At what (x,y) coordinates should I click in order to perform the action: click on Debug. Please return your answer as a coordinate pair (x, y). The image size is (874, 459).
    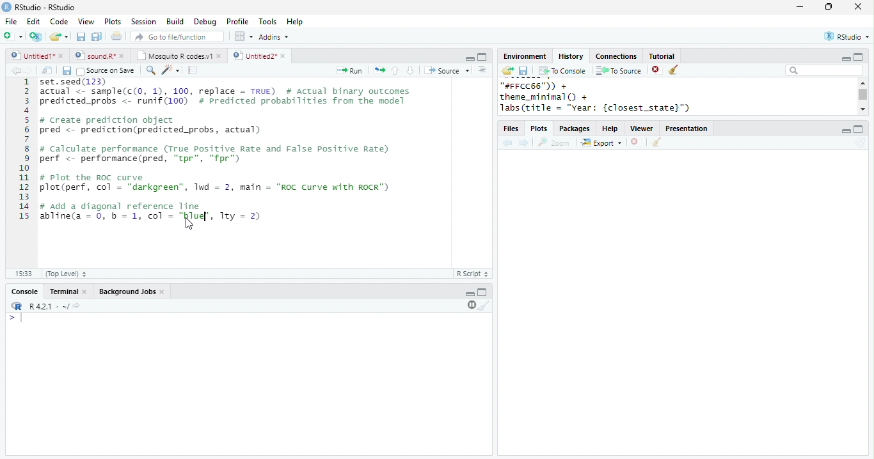
    Looking at the image, I should click on (207, 22).